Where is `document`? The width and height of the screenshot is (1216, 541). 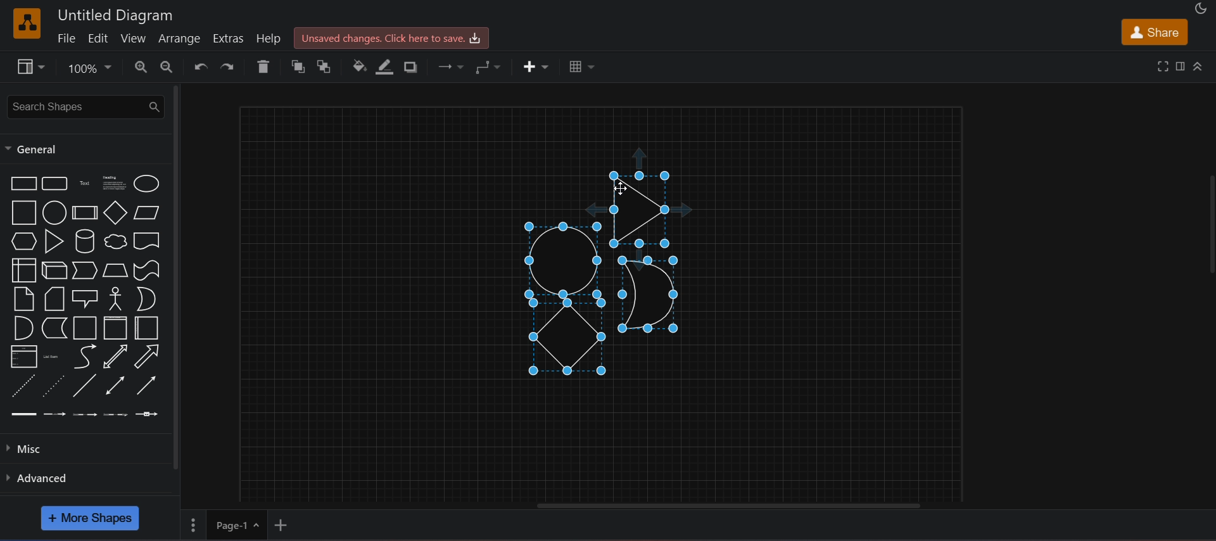 document is located at coordinates (146, 241).